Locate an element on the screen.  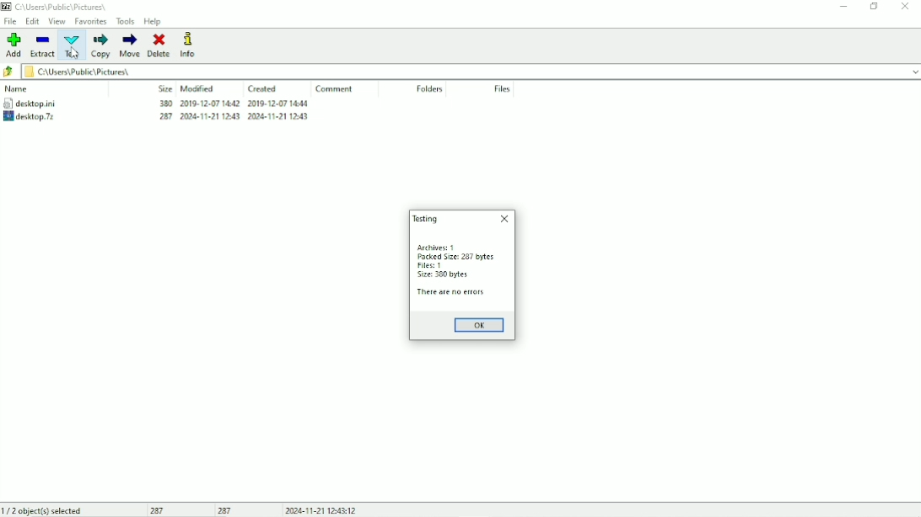
 2008-11-21 1243 is located at coordinates (207, 116).